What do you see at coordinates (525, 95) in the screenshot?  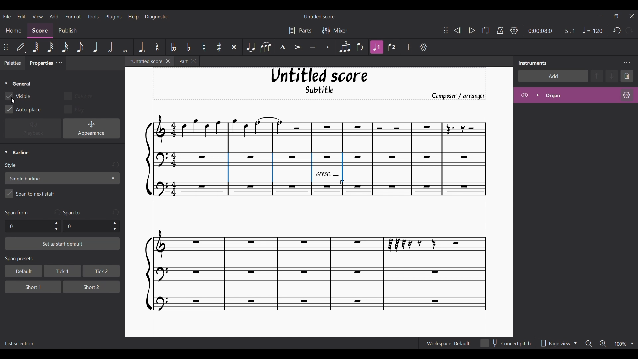 I see `Hide Organ` at bounding box center [525, 95].